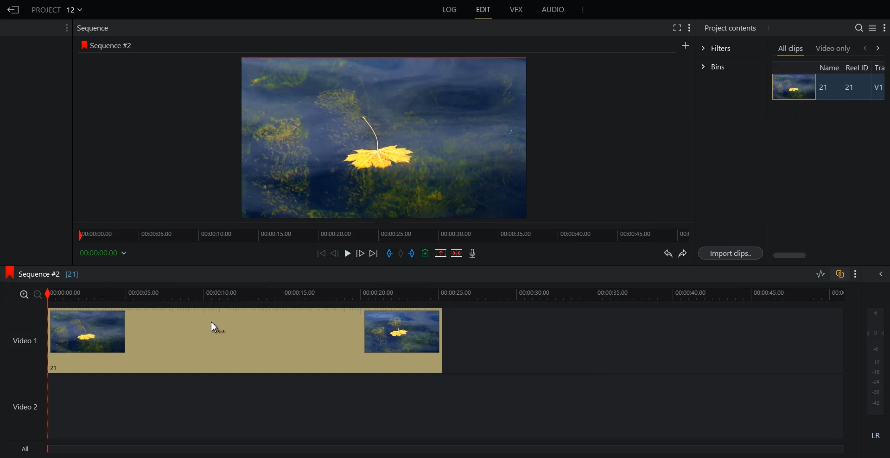  What do you see at coordinates (729, 27) in the screenshot?
I see `Project contents` at bounding box center [729, 27].